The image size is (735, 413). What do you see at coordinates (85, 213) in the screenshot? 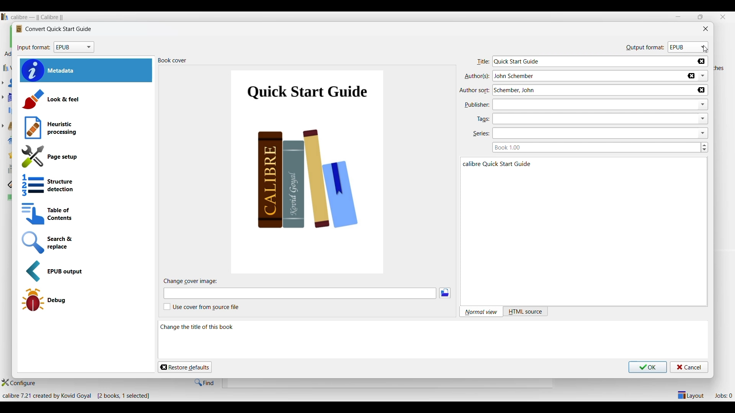
I see `Table of contents` at bounding box center [85, 213].